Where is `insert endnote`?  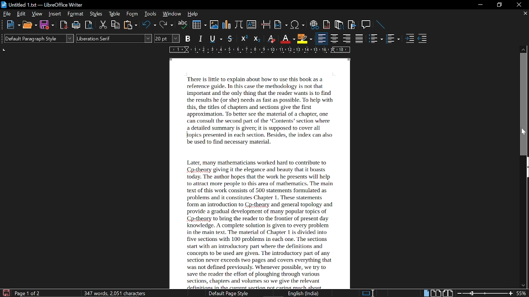 insert endnote is located at coordinates (339, 25).